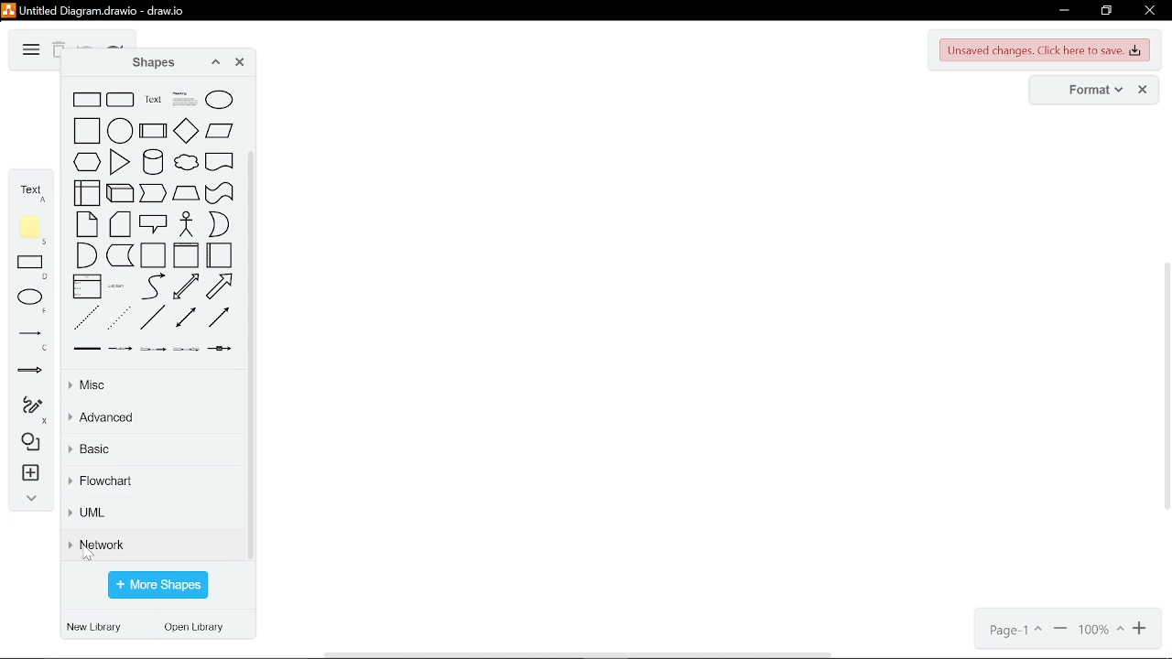 The image size is (1172, 659). Describe the element at coordinates (120, 162) in the screenshot. I see `triangle` at that location.